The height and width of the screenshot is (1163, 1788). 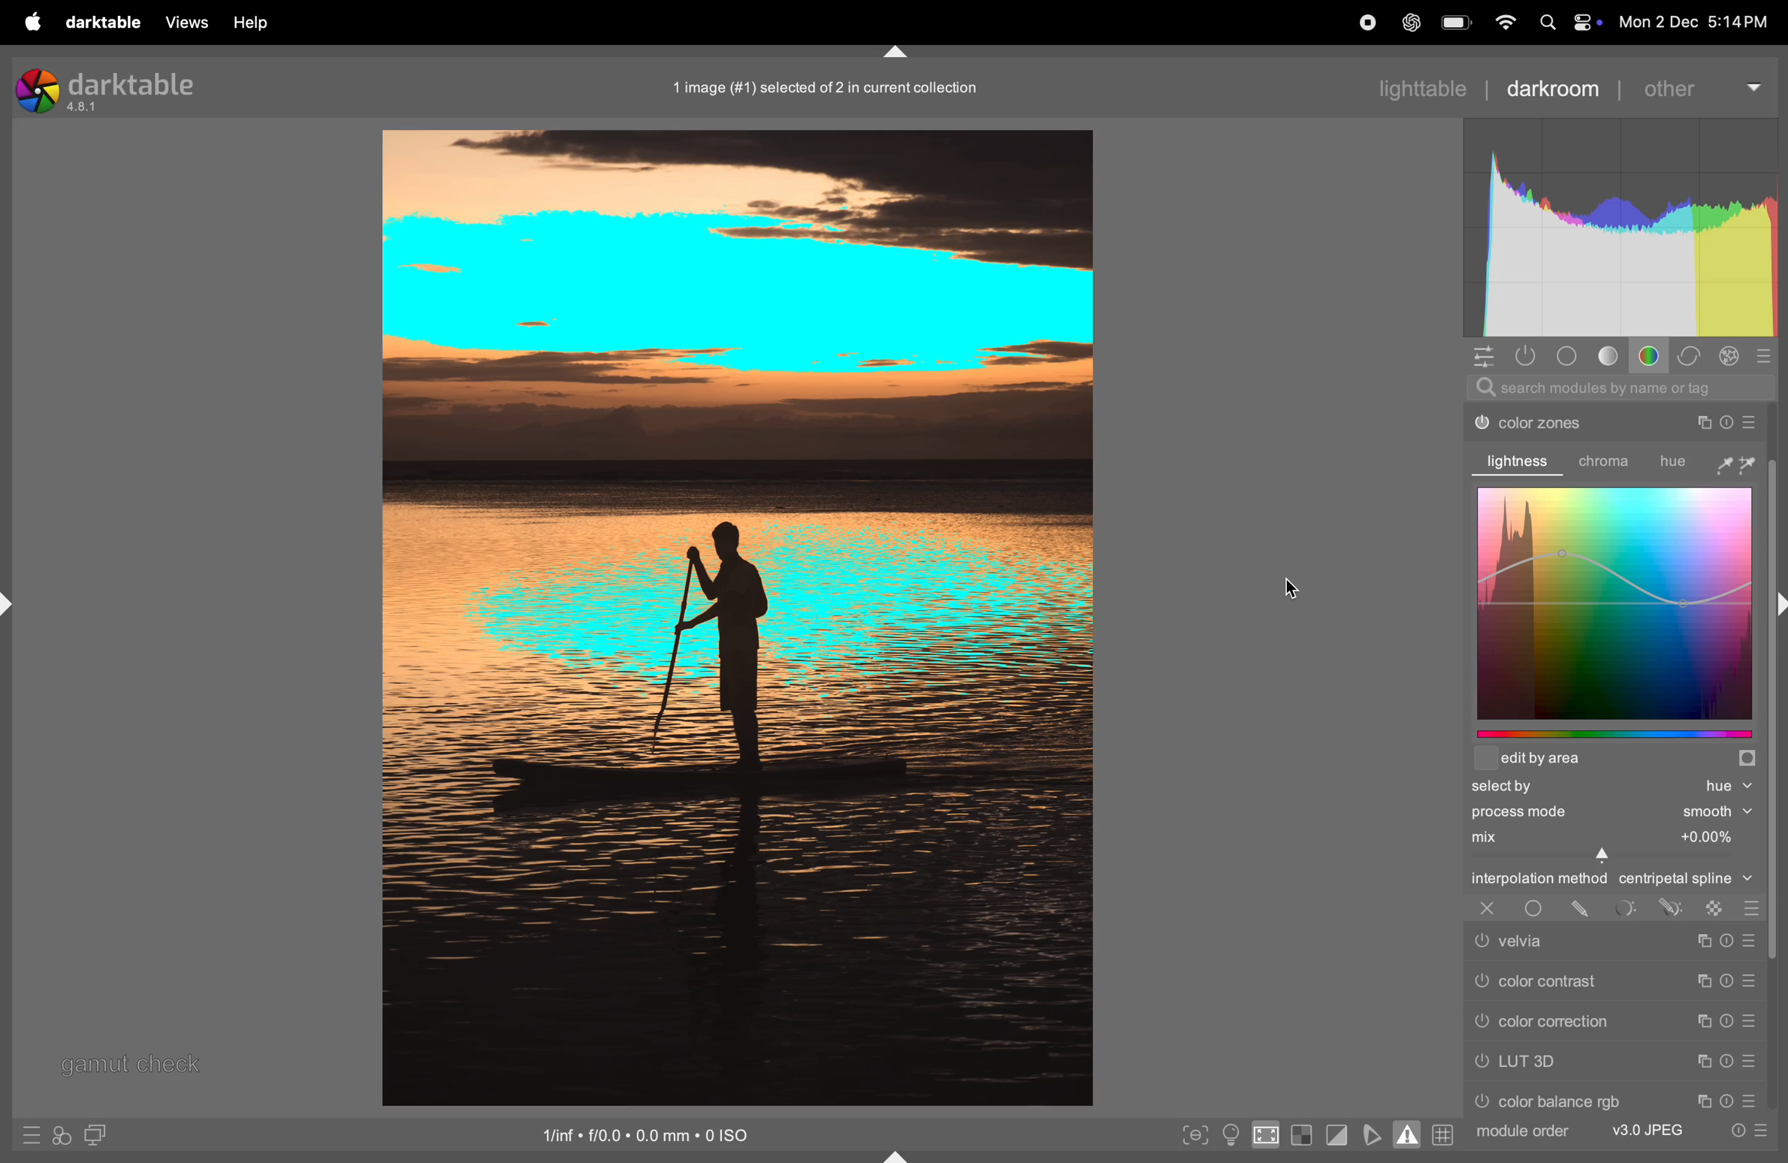 I want to click on quick acess to preset, so click(x=1744, y=1131).